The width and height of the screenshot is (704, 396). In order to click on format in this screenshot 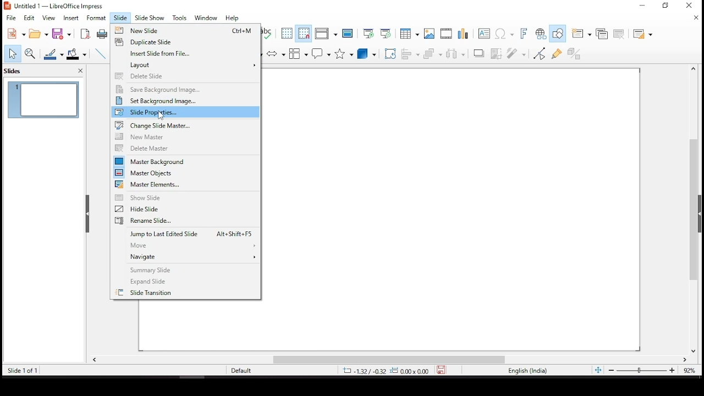, I will do `click(96, 18)`.